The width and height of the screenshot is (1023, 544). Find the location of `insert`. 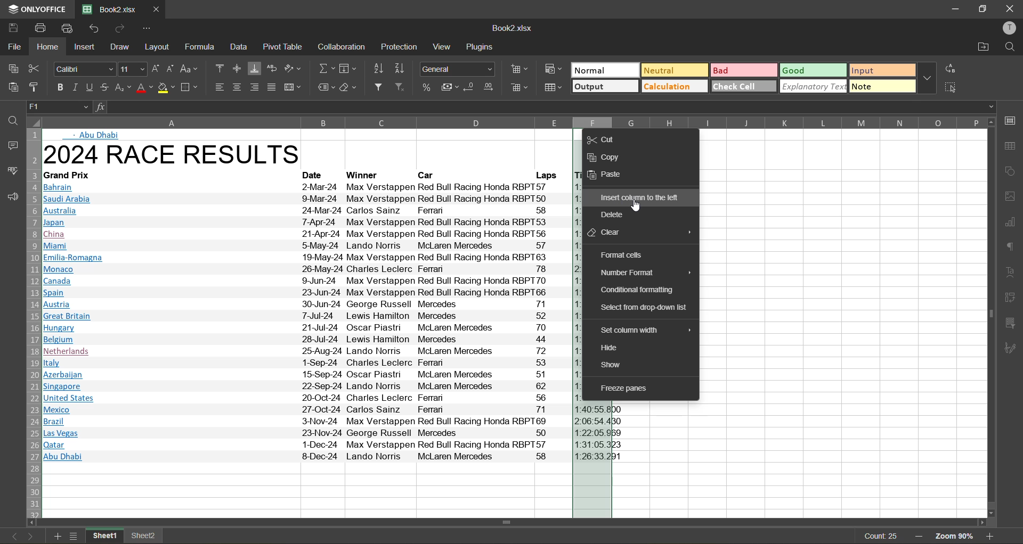

insert is located at coordinates (83, 47).